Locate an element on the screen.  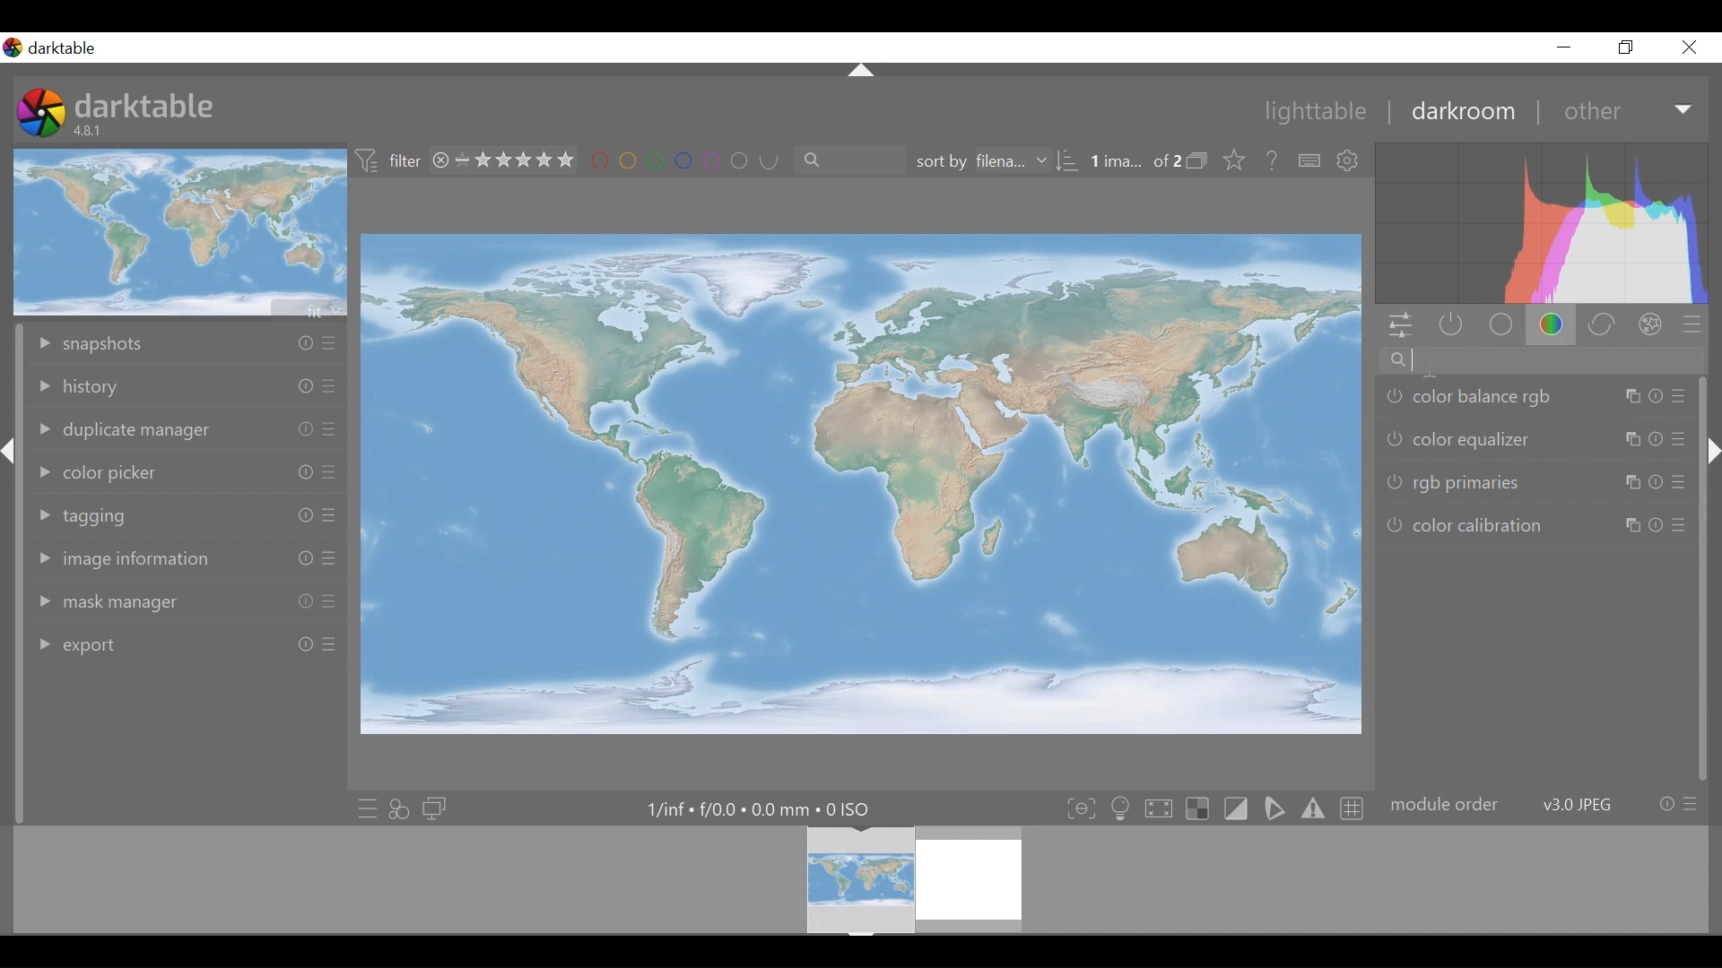
toggle ISO 12642 color assessment is located at coordinates (1121, 808).